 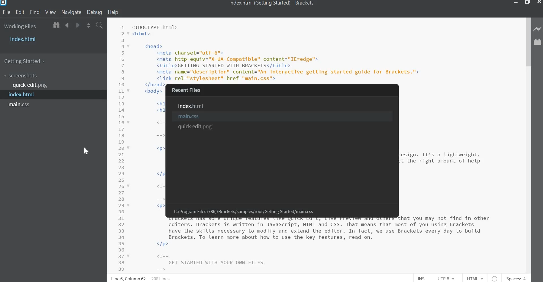 I want to click on line and column preferences, so click(x=128, y=279).